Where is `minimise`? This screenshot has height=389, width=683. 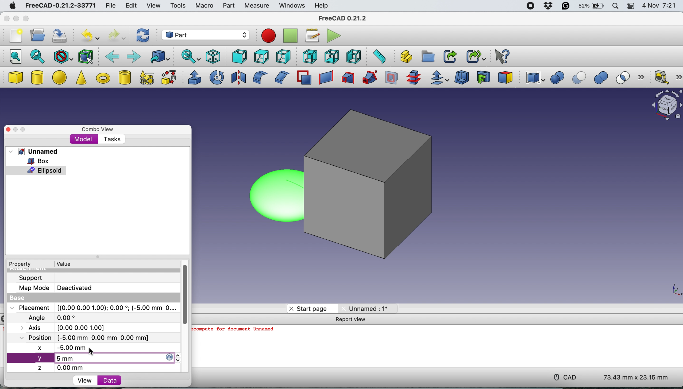 minimise is located at coordinates (15, 19).